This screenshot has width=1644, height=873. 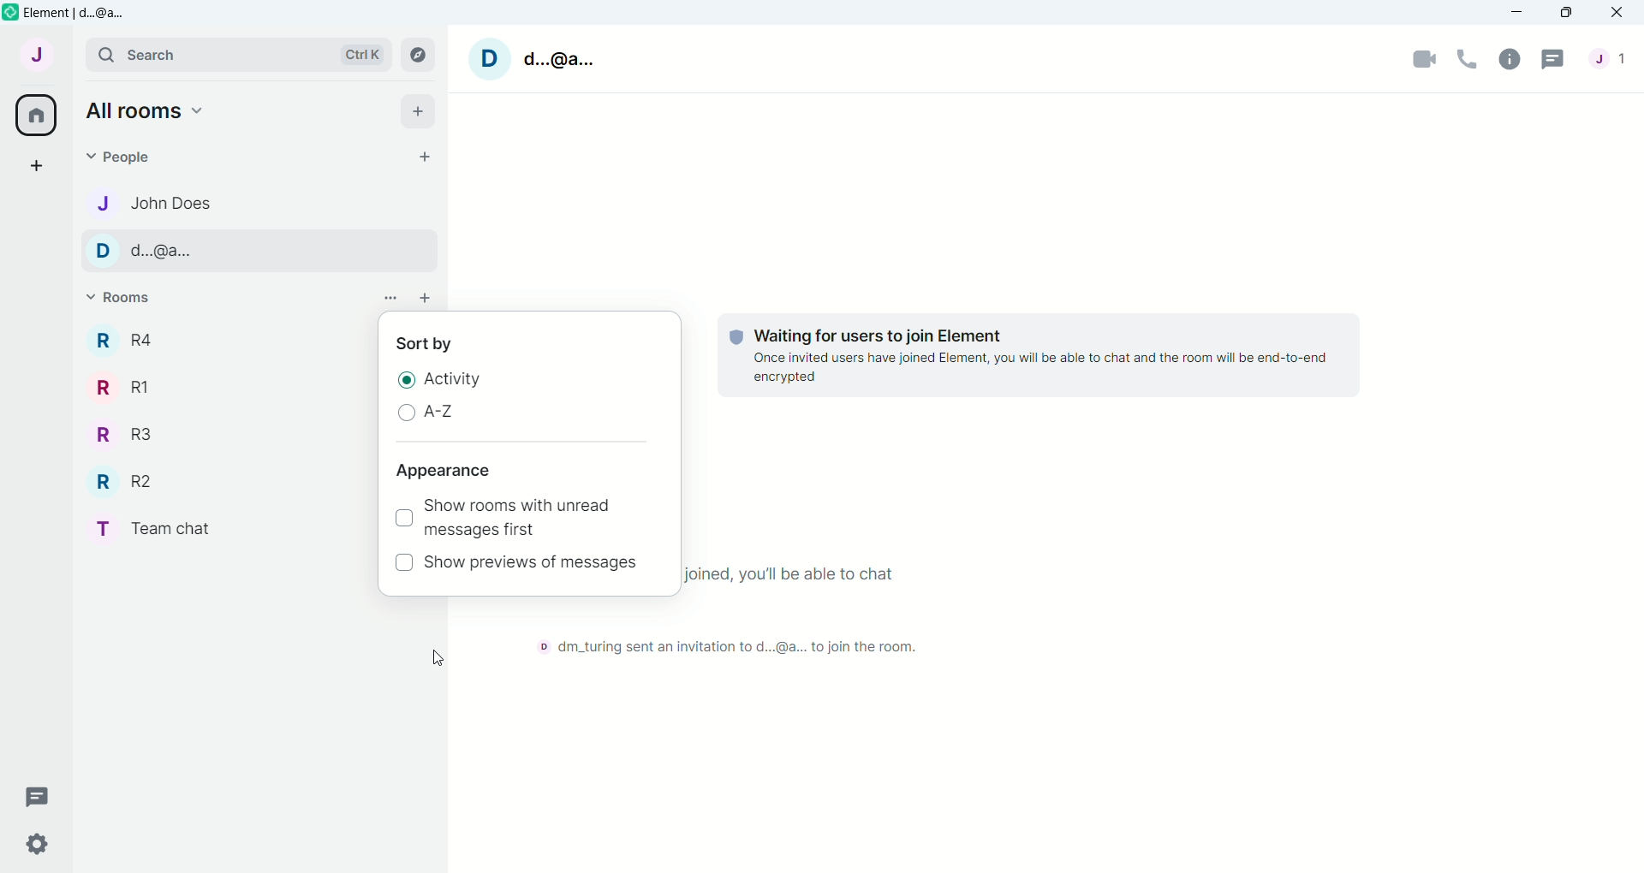 I want to click on Text, so click(x=716, y=642).